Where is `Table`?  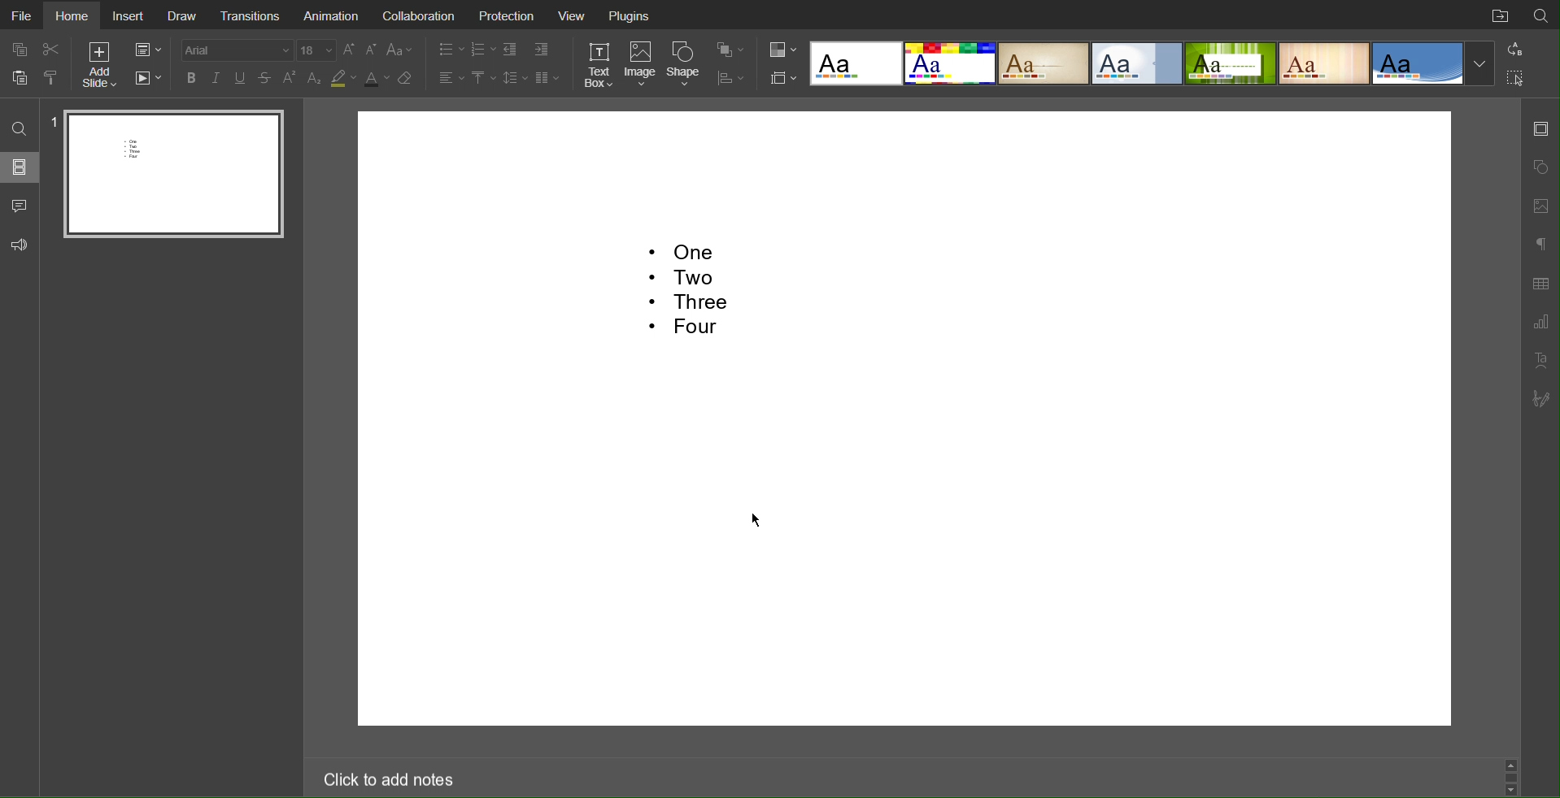
Table is located at coordinates (1542, 283).